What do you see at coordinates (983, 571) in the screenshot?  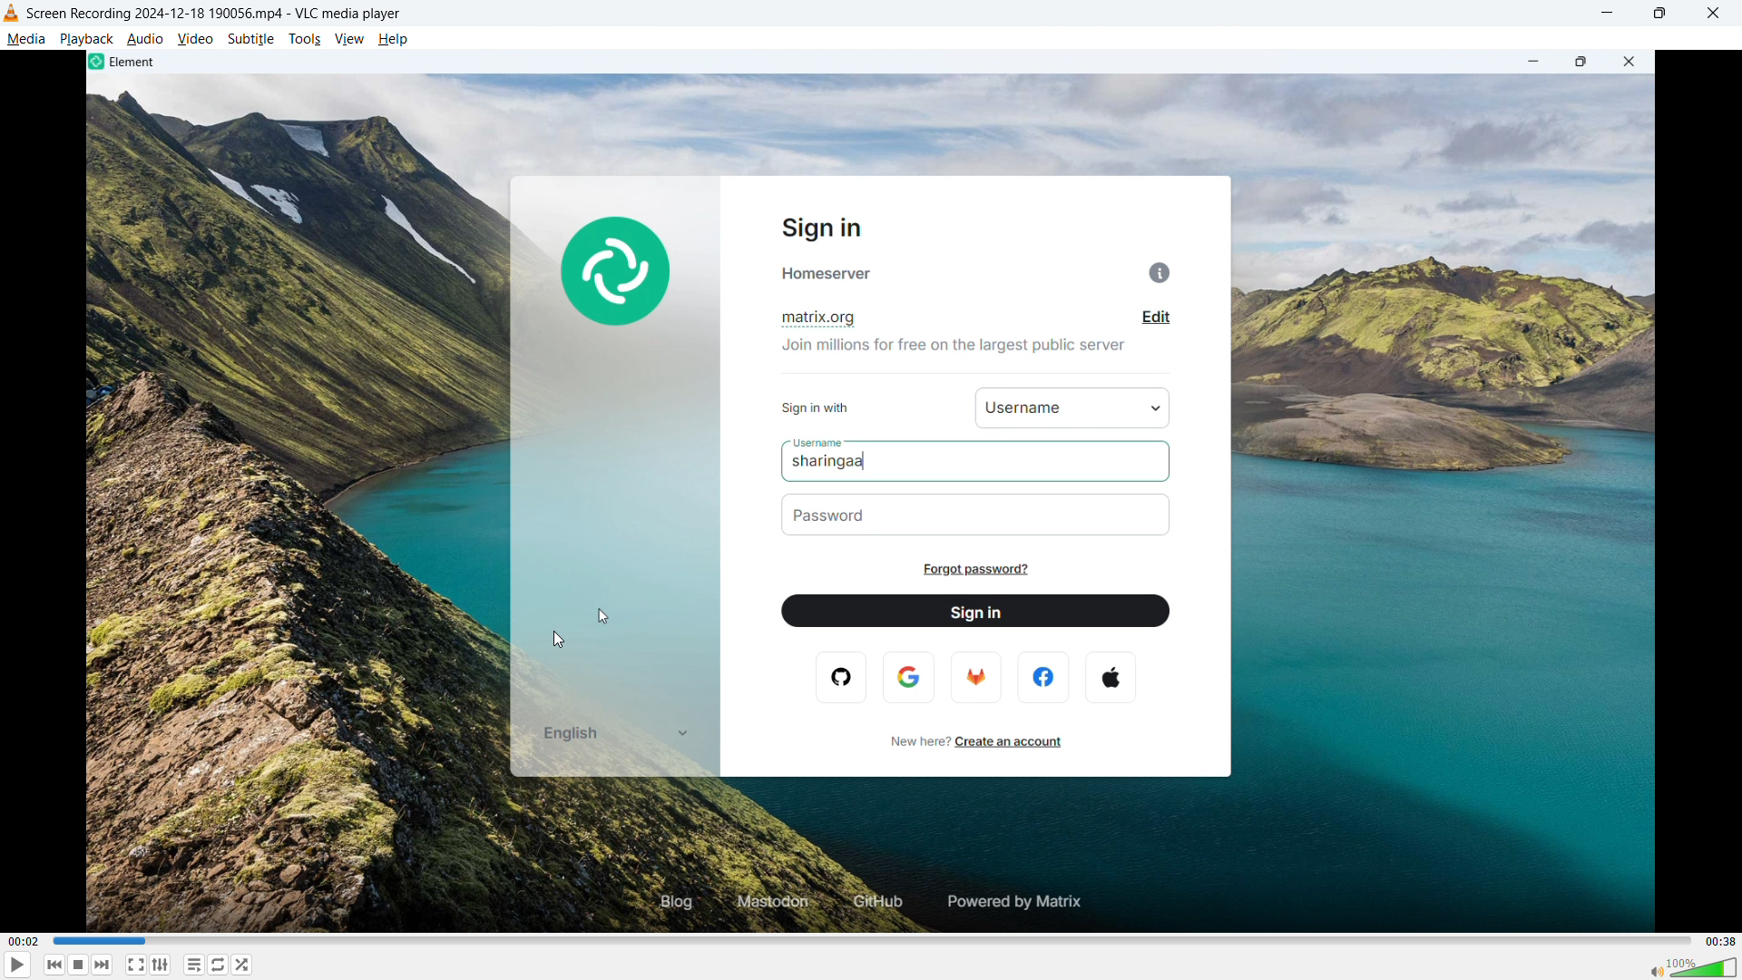 I see `Forgot password?` at bounding box center [983, 571].